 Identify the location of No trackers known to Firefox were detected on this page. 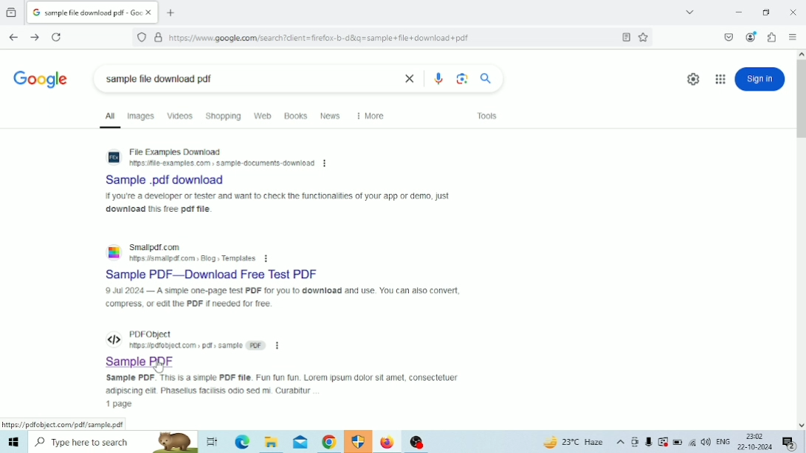
(142, 38).